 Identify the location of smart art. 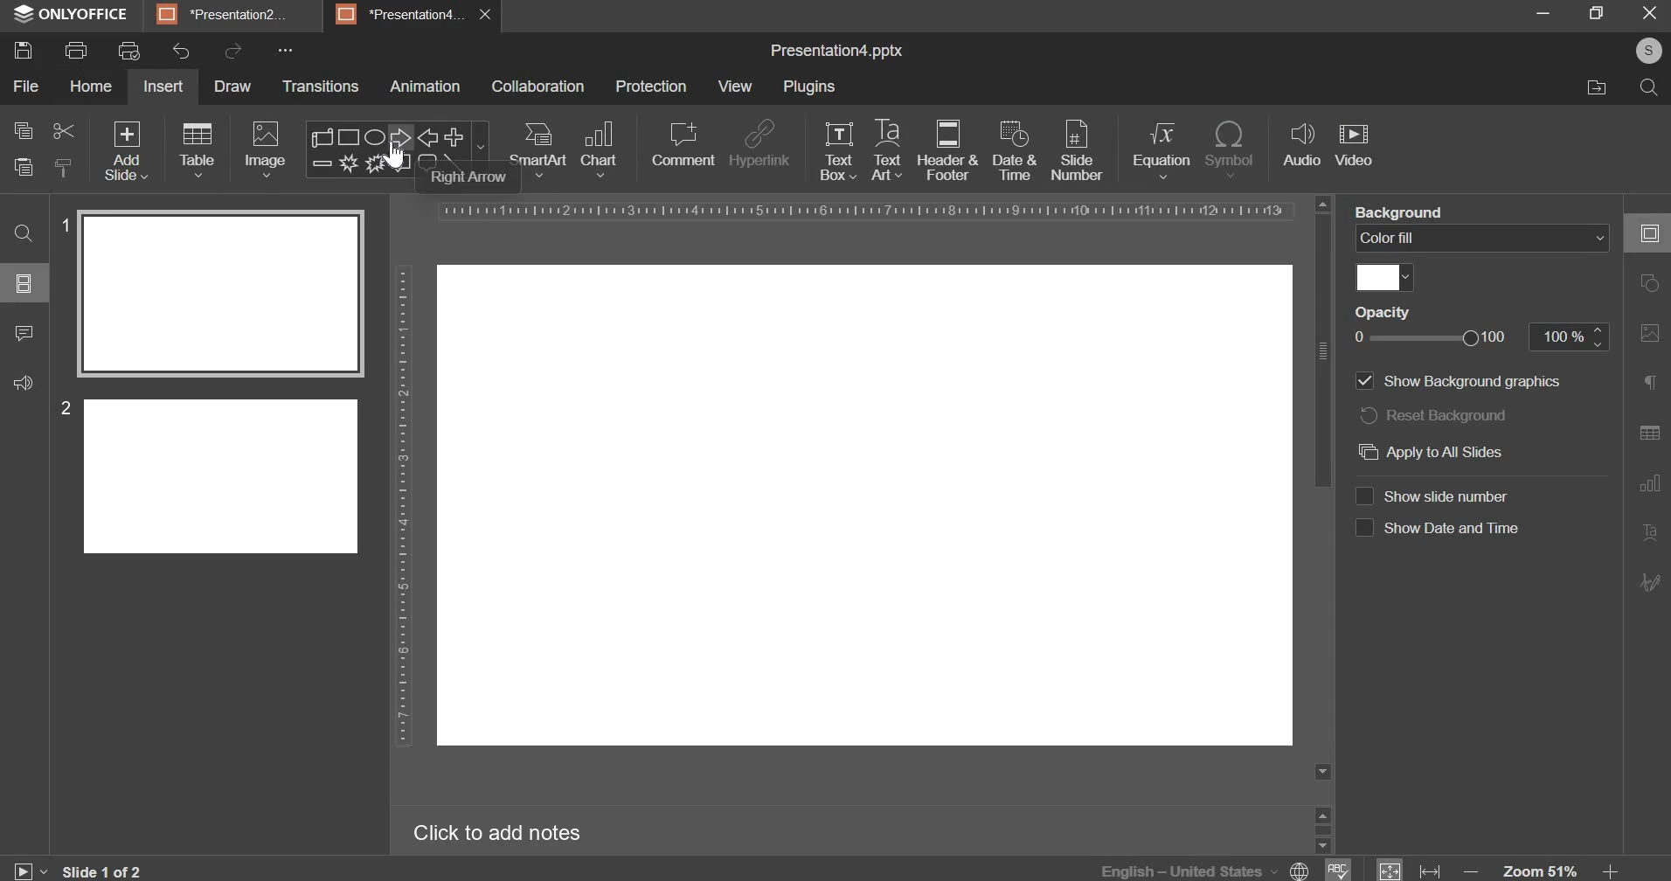
(539, 150).